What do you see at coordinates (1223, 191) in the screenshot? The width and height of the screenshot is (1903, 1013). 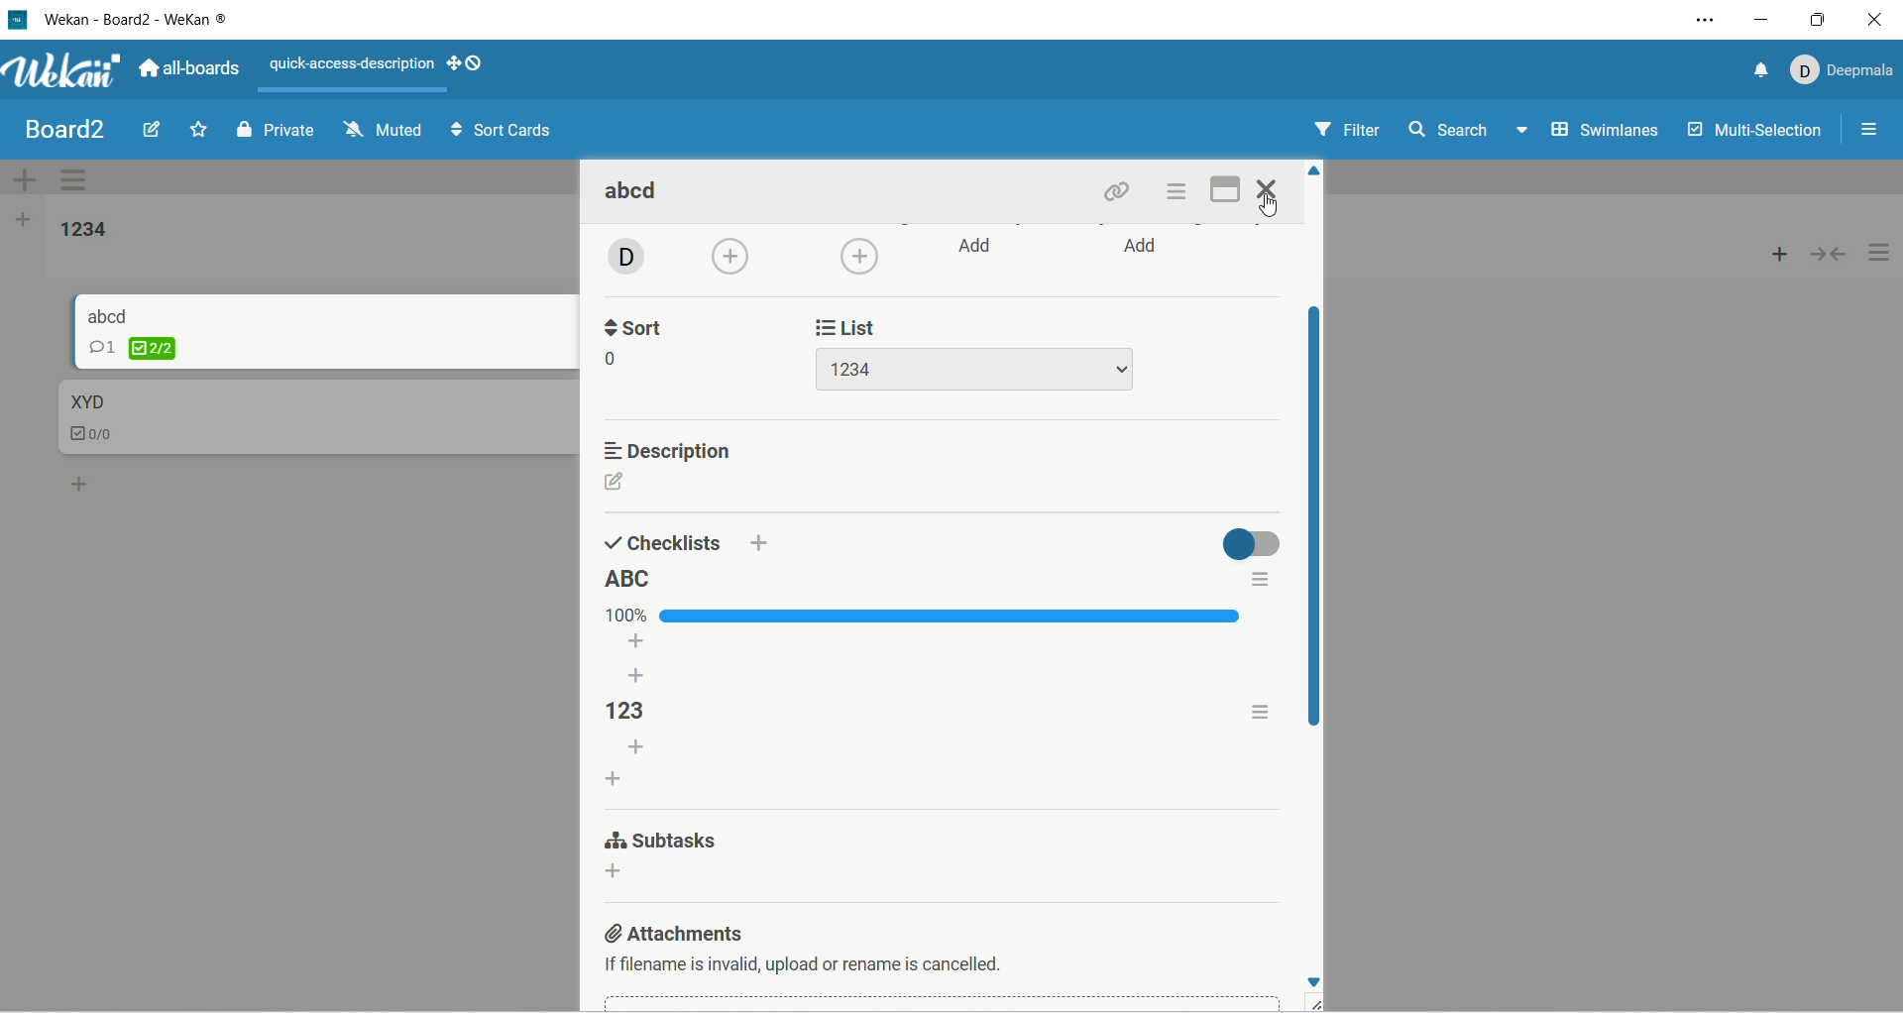 I see `maximize` at bounding box center [1223, 191].